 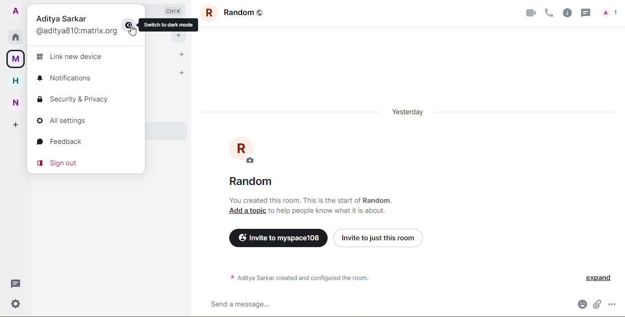 What do you see at coordinates (17, 59) in the screenshot?
I see `myspace` at bounding box center [17, 59].